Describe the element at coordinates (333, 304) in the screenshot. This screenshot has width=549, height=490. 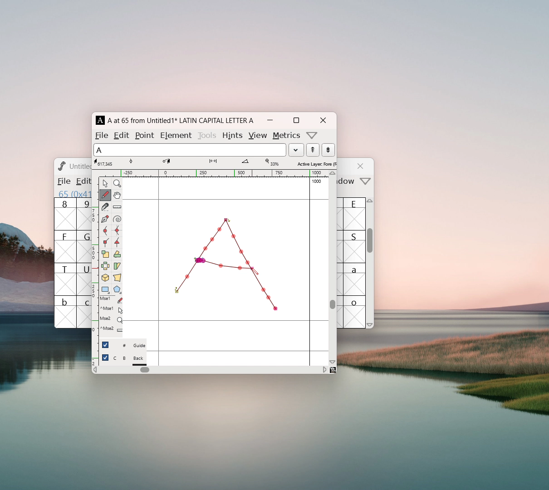
I see `scrollbar` at that location.